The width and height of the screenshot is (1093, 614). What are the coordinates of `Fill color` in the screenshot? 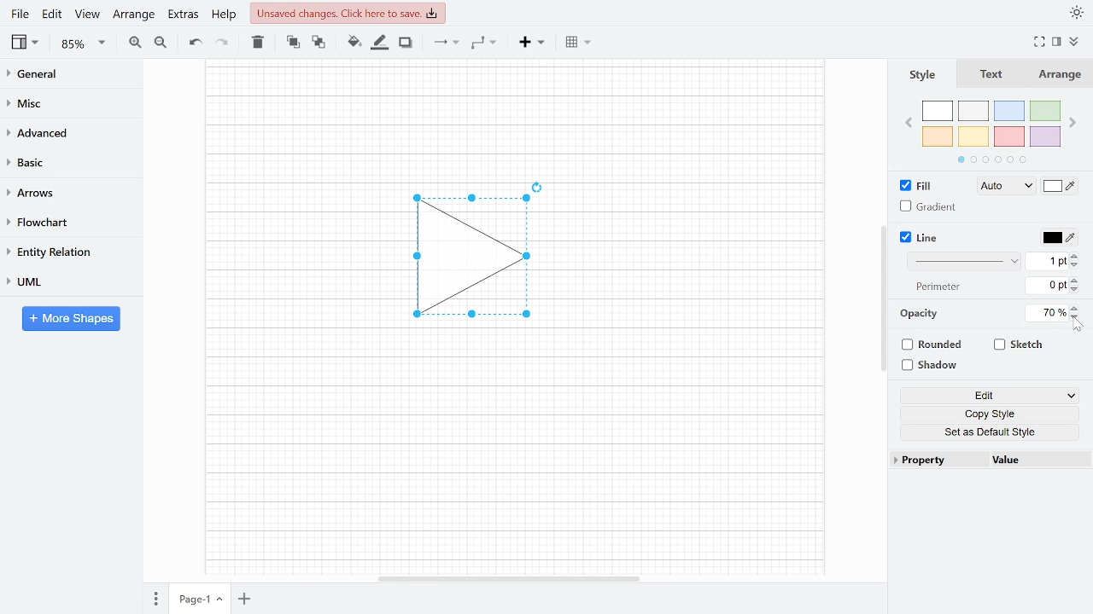 It's located at (1061, 188).